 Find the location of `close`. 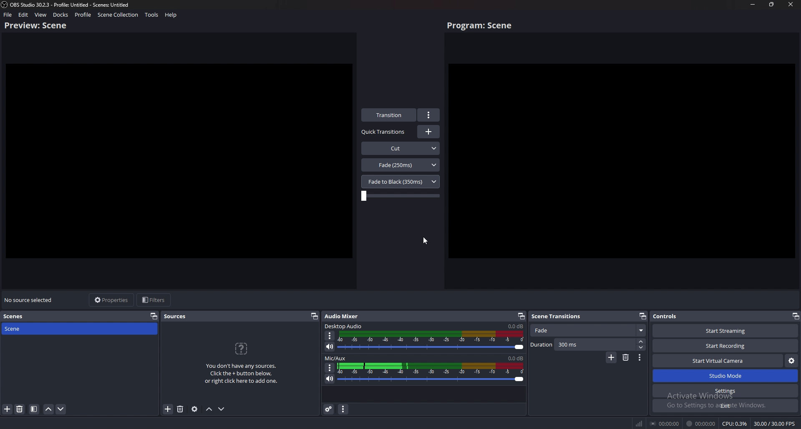

close is located at coordinates (791, 4).